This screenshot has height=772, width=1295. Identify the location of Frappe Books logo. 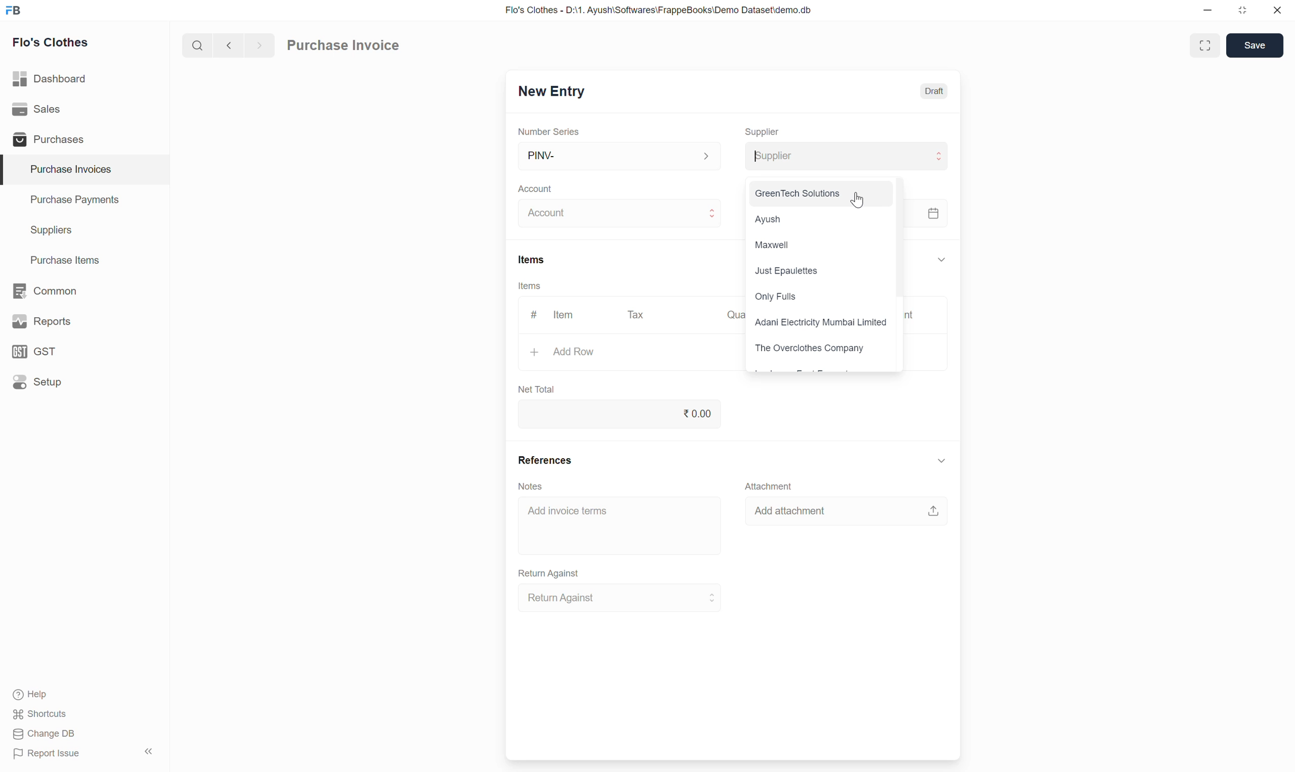
(12, 10).